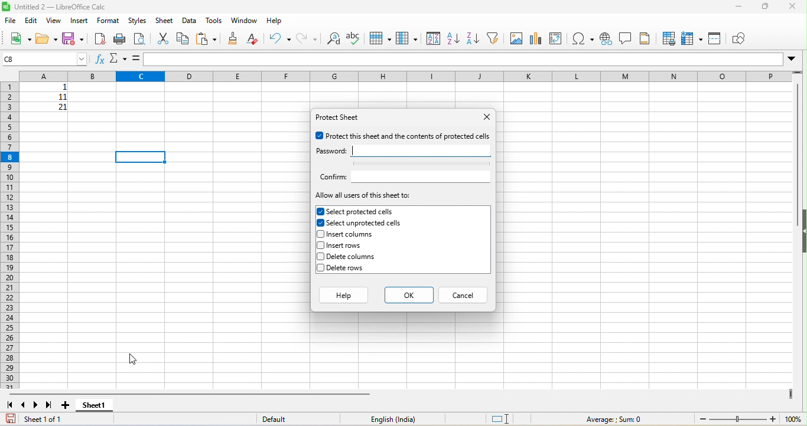 Image resolution: width=807 pixels, height=426 pixels. What do you see at coordinates (136, 58) in the screenshot?
I see `=` at bounding box center [136, 58].